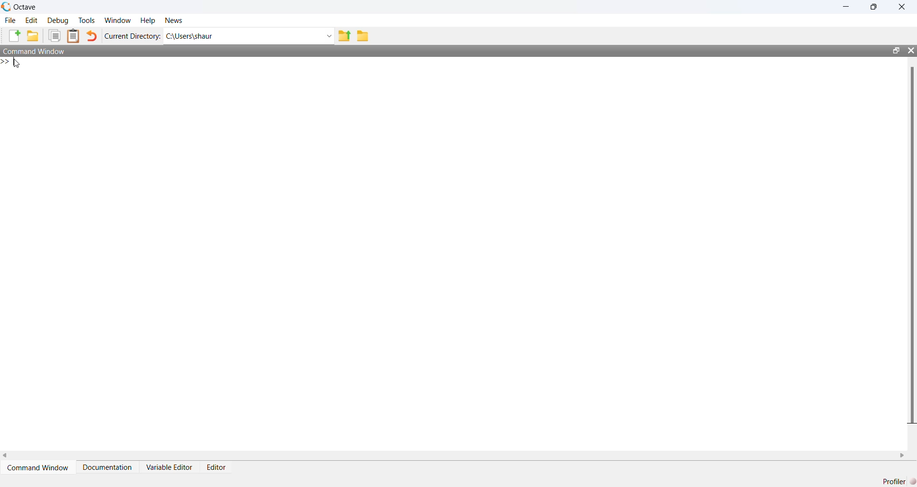 This screenshot has width=917, height=487. What do you see at coordinates (904, 6) in the screenshot?
I see `close` at bounding box center [904, 6].